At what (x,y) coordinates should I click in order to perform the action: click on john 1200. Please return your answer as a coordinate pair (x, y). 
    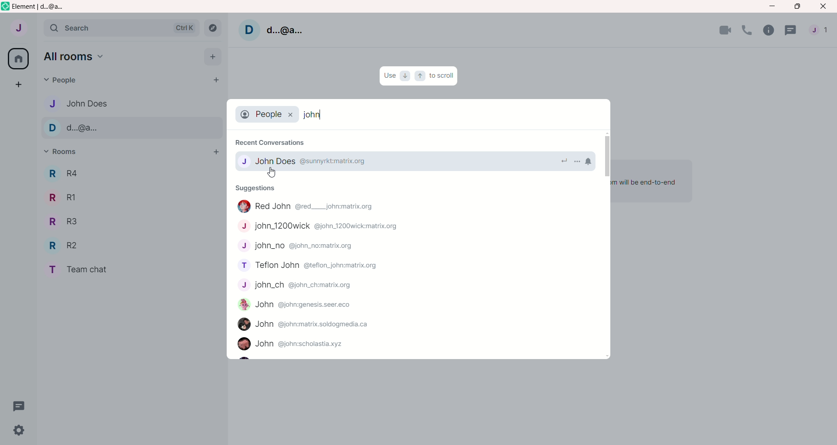
    Looking at the image, I should click on (326, 228).